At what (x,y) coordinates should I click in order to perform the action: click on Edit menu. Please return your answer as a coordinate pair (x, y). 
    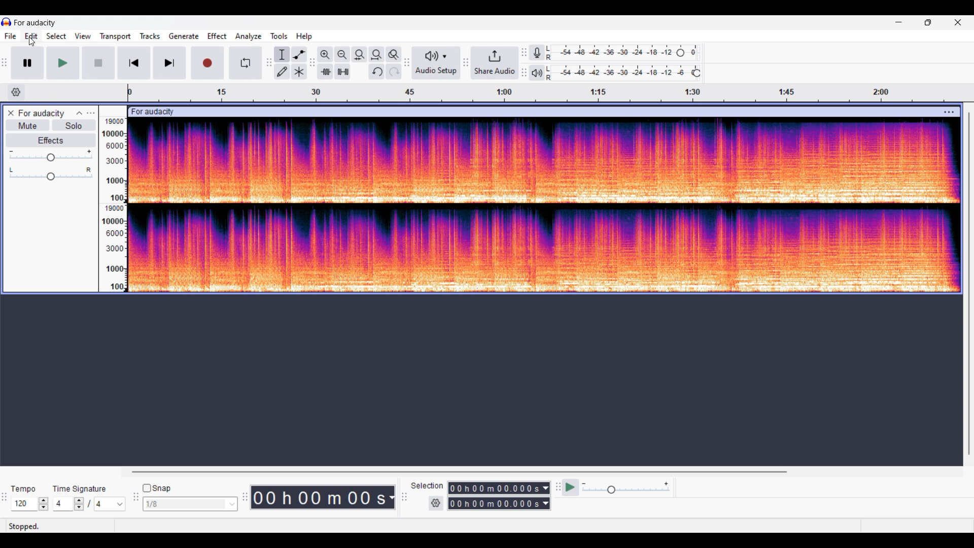
    Looking at the image, I should click on (31, 36).